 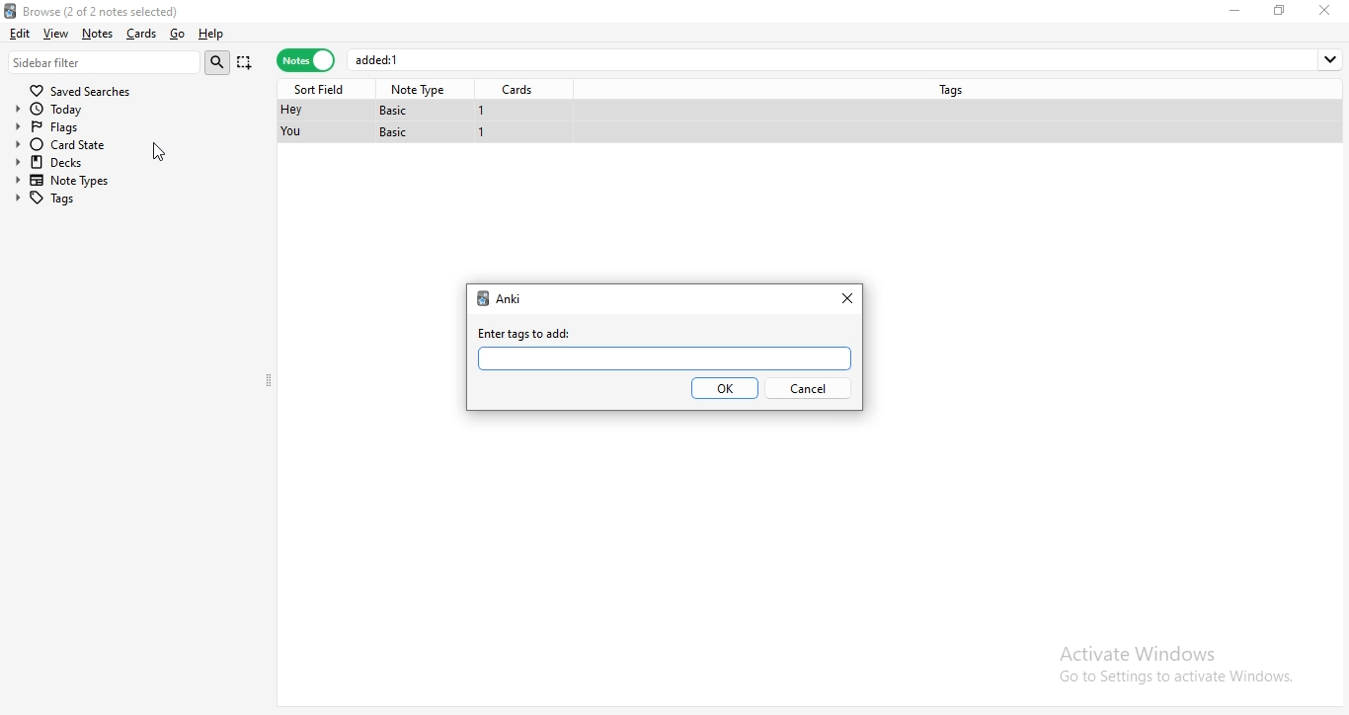 I want to click on sidebar filter, so click(x=105, y=61).